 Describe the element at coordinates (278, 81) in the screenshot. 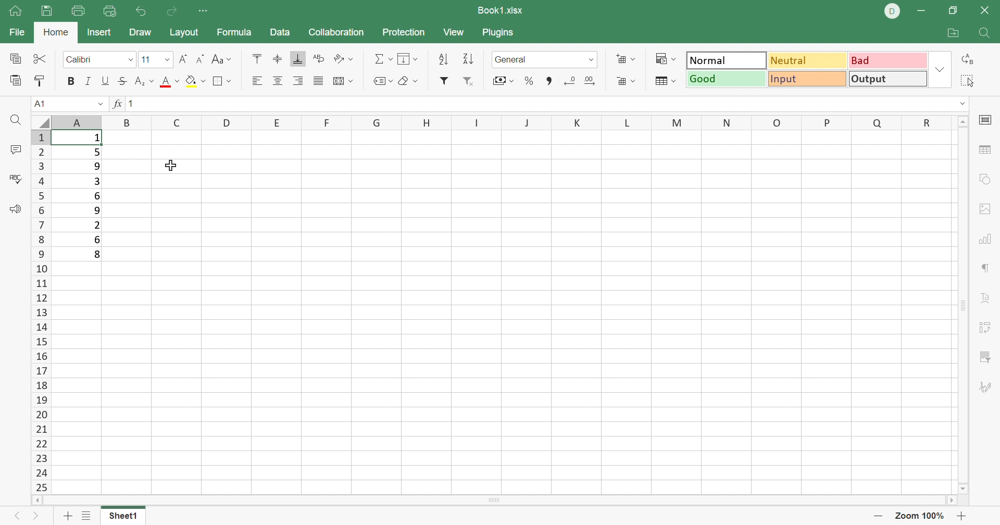

I see `Align Center` at that location.